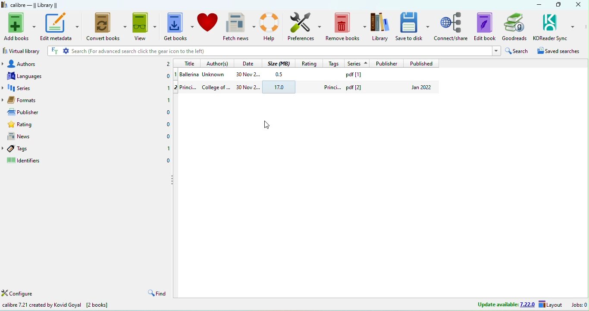 Image resolution: width=589 pixels, height=311 pixels. I want to click on 0, so click(168, 137).